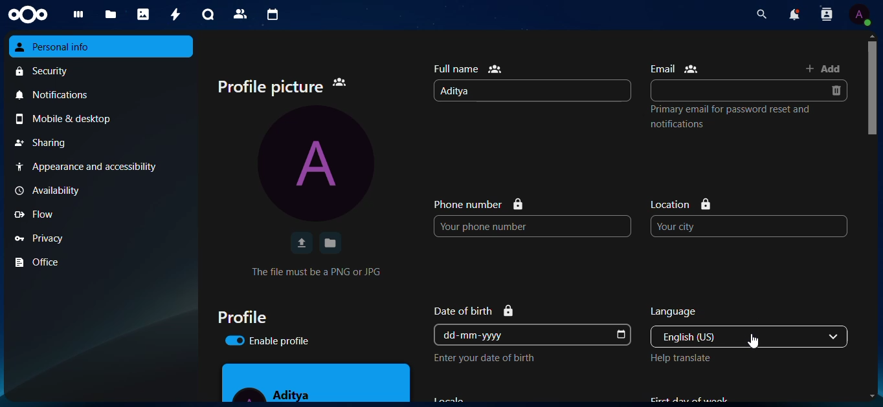 This screenshot has height=407, width=883. Describe the element at coordinates (836, 337) in the screenshot. I see `drop down` at that location.